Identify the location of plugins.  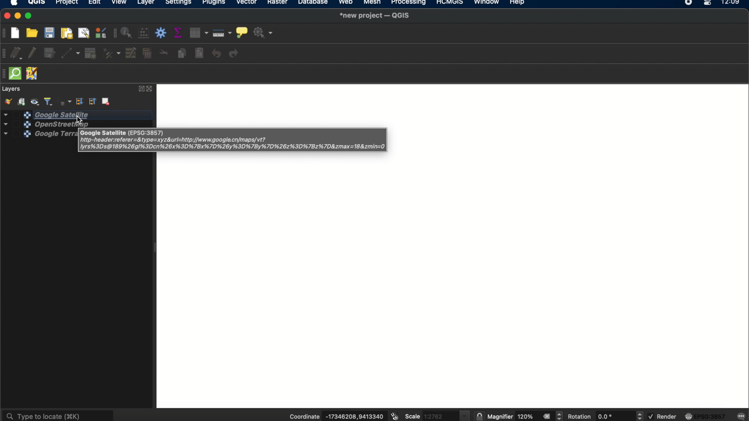
(214, 3).